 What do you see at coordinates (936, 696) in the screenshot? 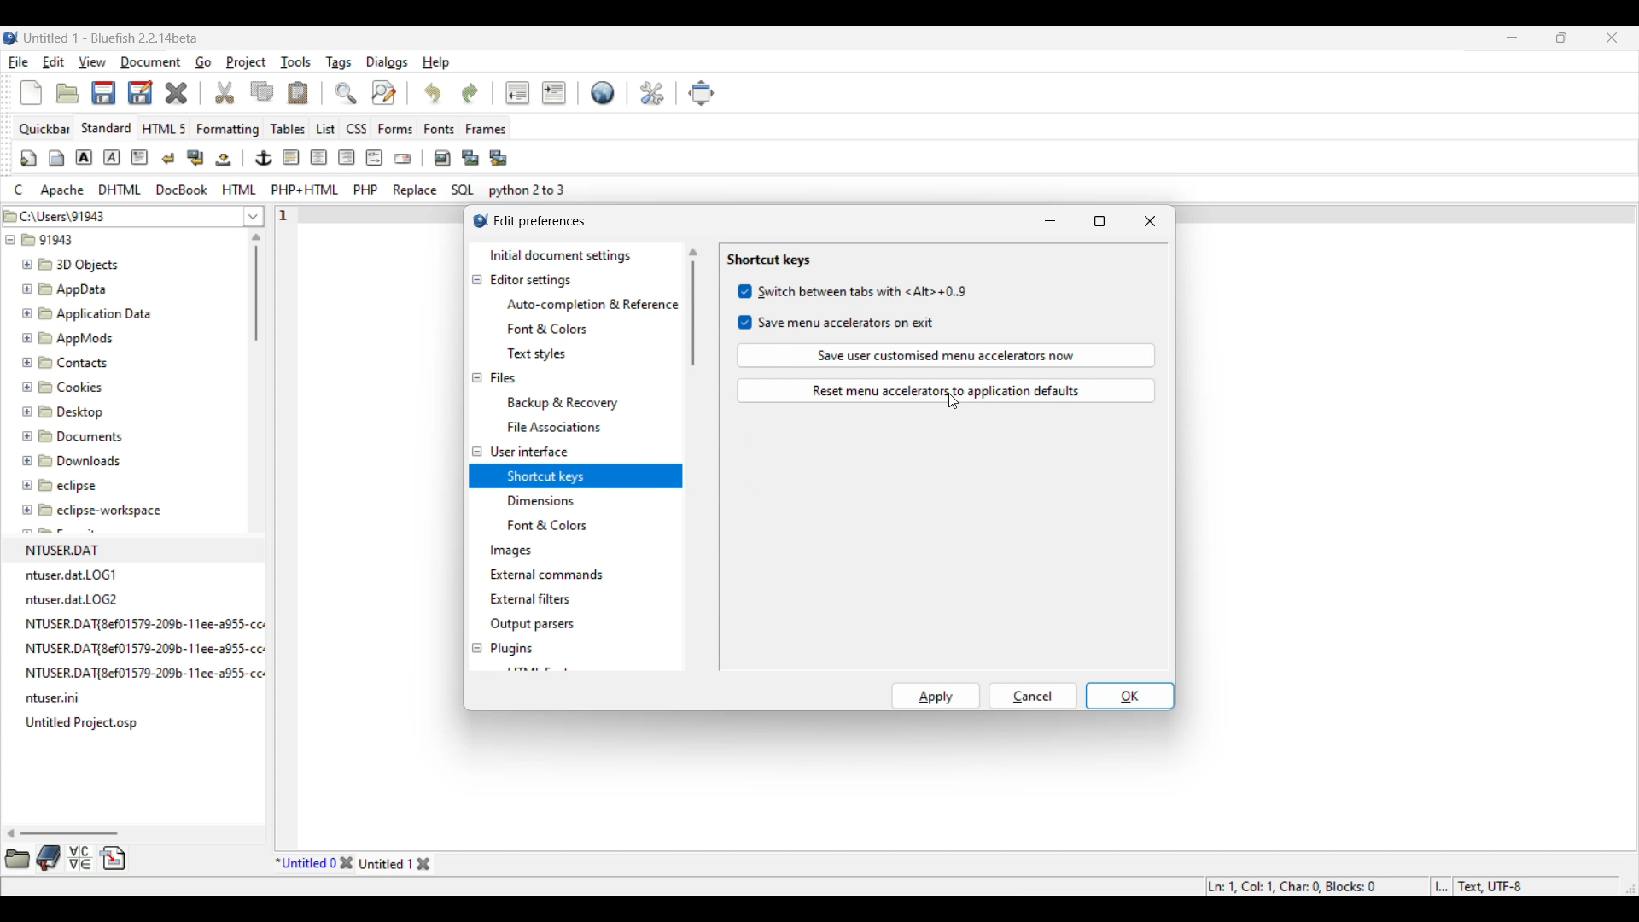
I see `Apply` at bounding box center [936, 696].